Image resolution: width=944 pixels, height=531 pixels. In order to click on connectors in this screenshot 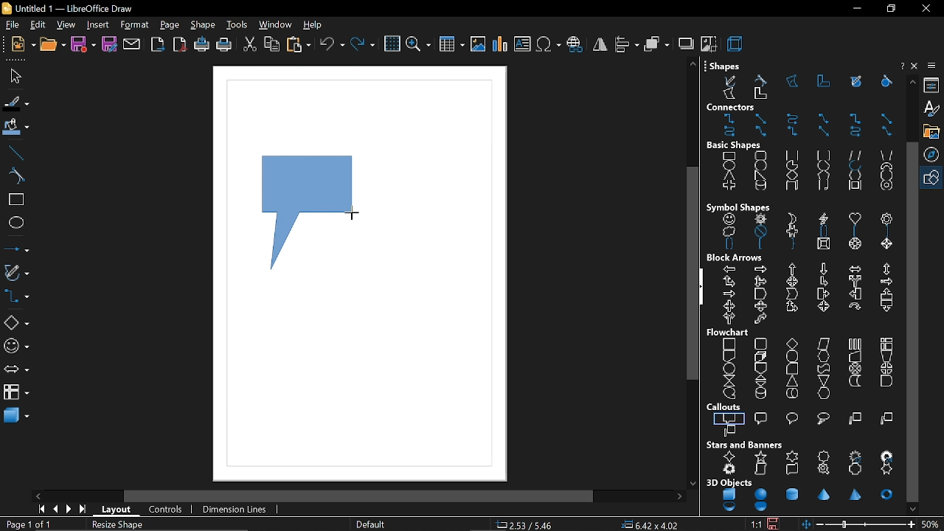, I will do `click(732, 107)`.